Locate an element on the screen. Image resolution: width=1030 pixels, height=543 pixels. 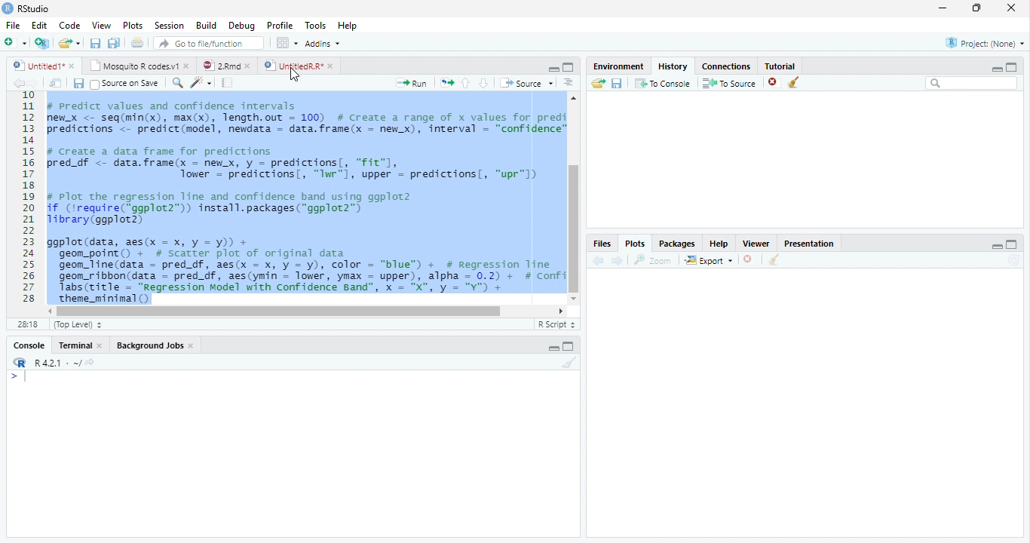
Scrollbar is located at coordinates (306, 311).